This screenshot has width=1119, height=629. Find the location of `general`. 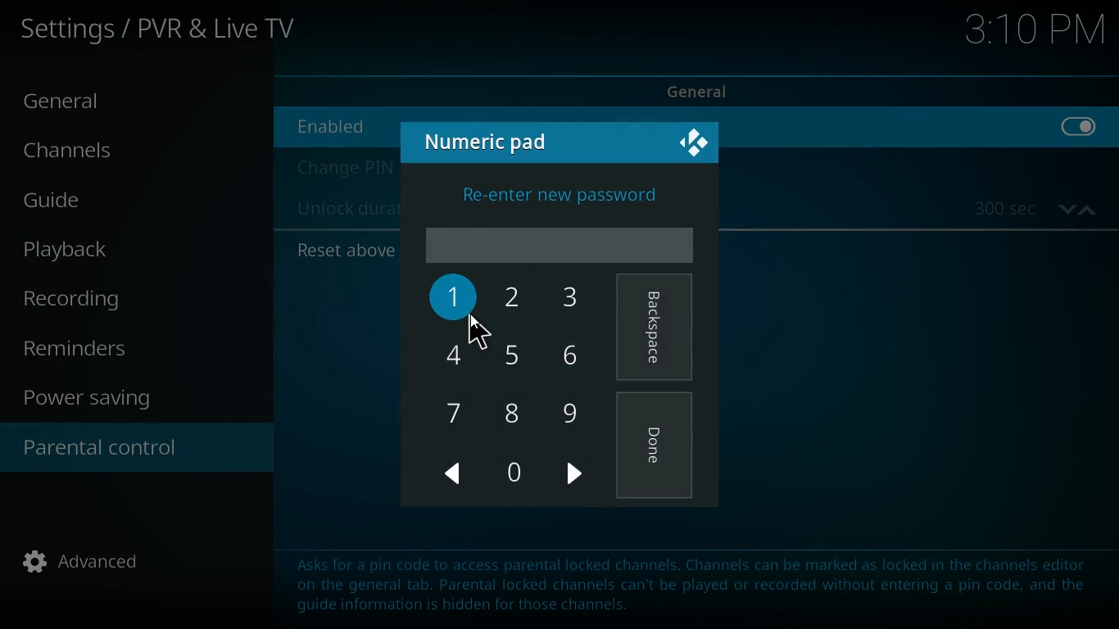

general is located at coordinates (711, 89).